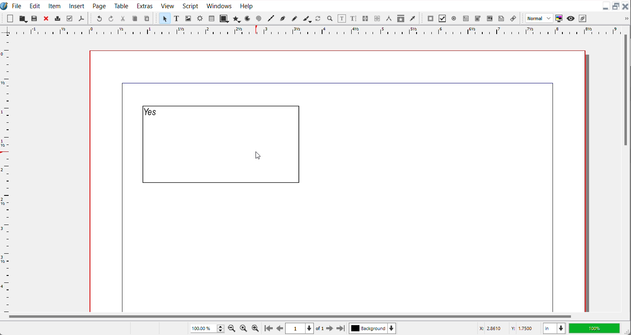 The image size is (631, 335). What do you see at coordinates (307, 19) in the screenshot?
I see `Calligraphic line` at bounding box center [307, 19].